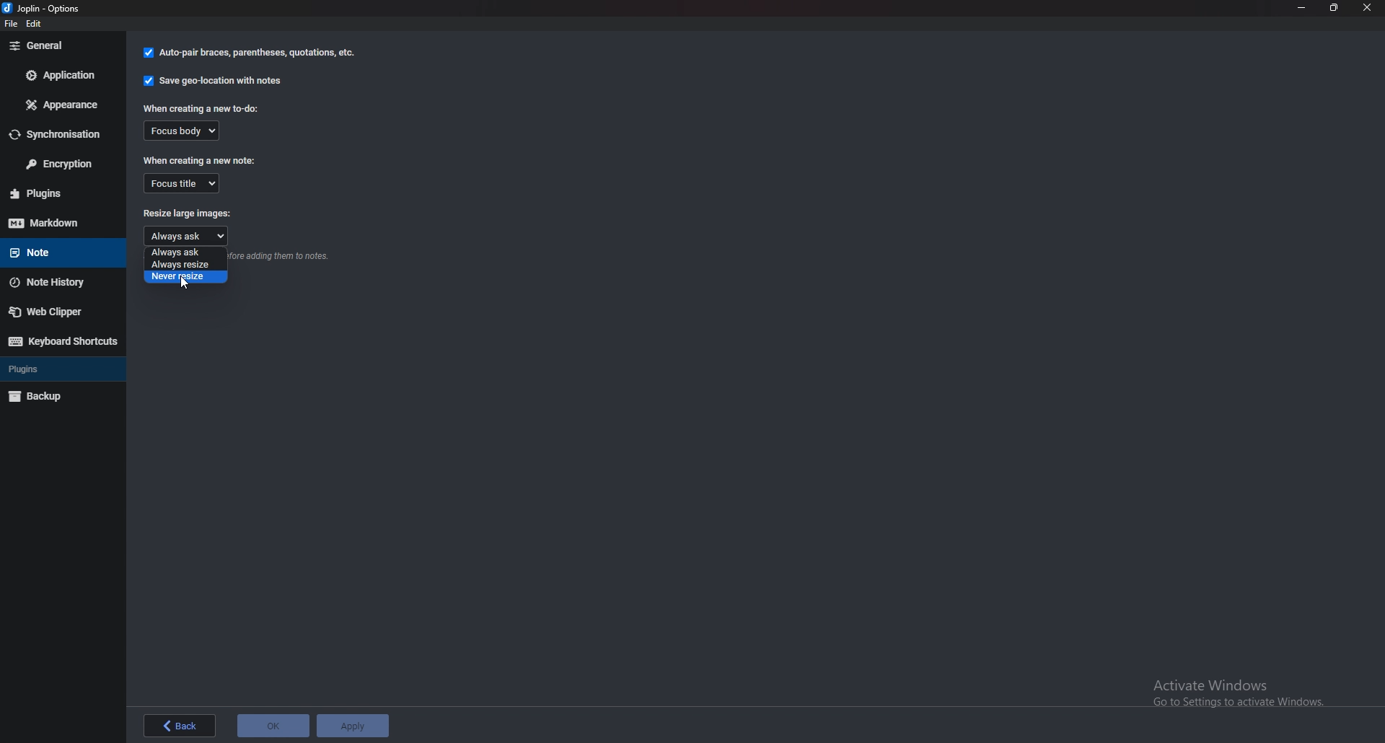 The width and height of the screenshot is (1385, 743). What do you see at coordinates (353, 724) in the screenshot?
I see `apply` at bounding box center [353, 724].